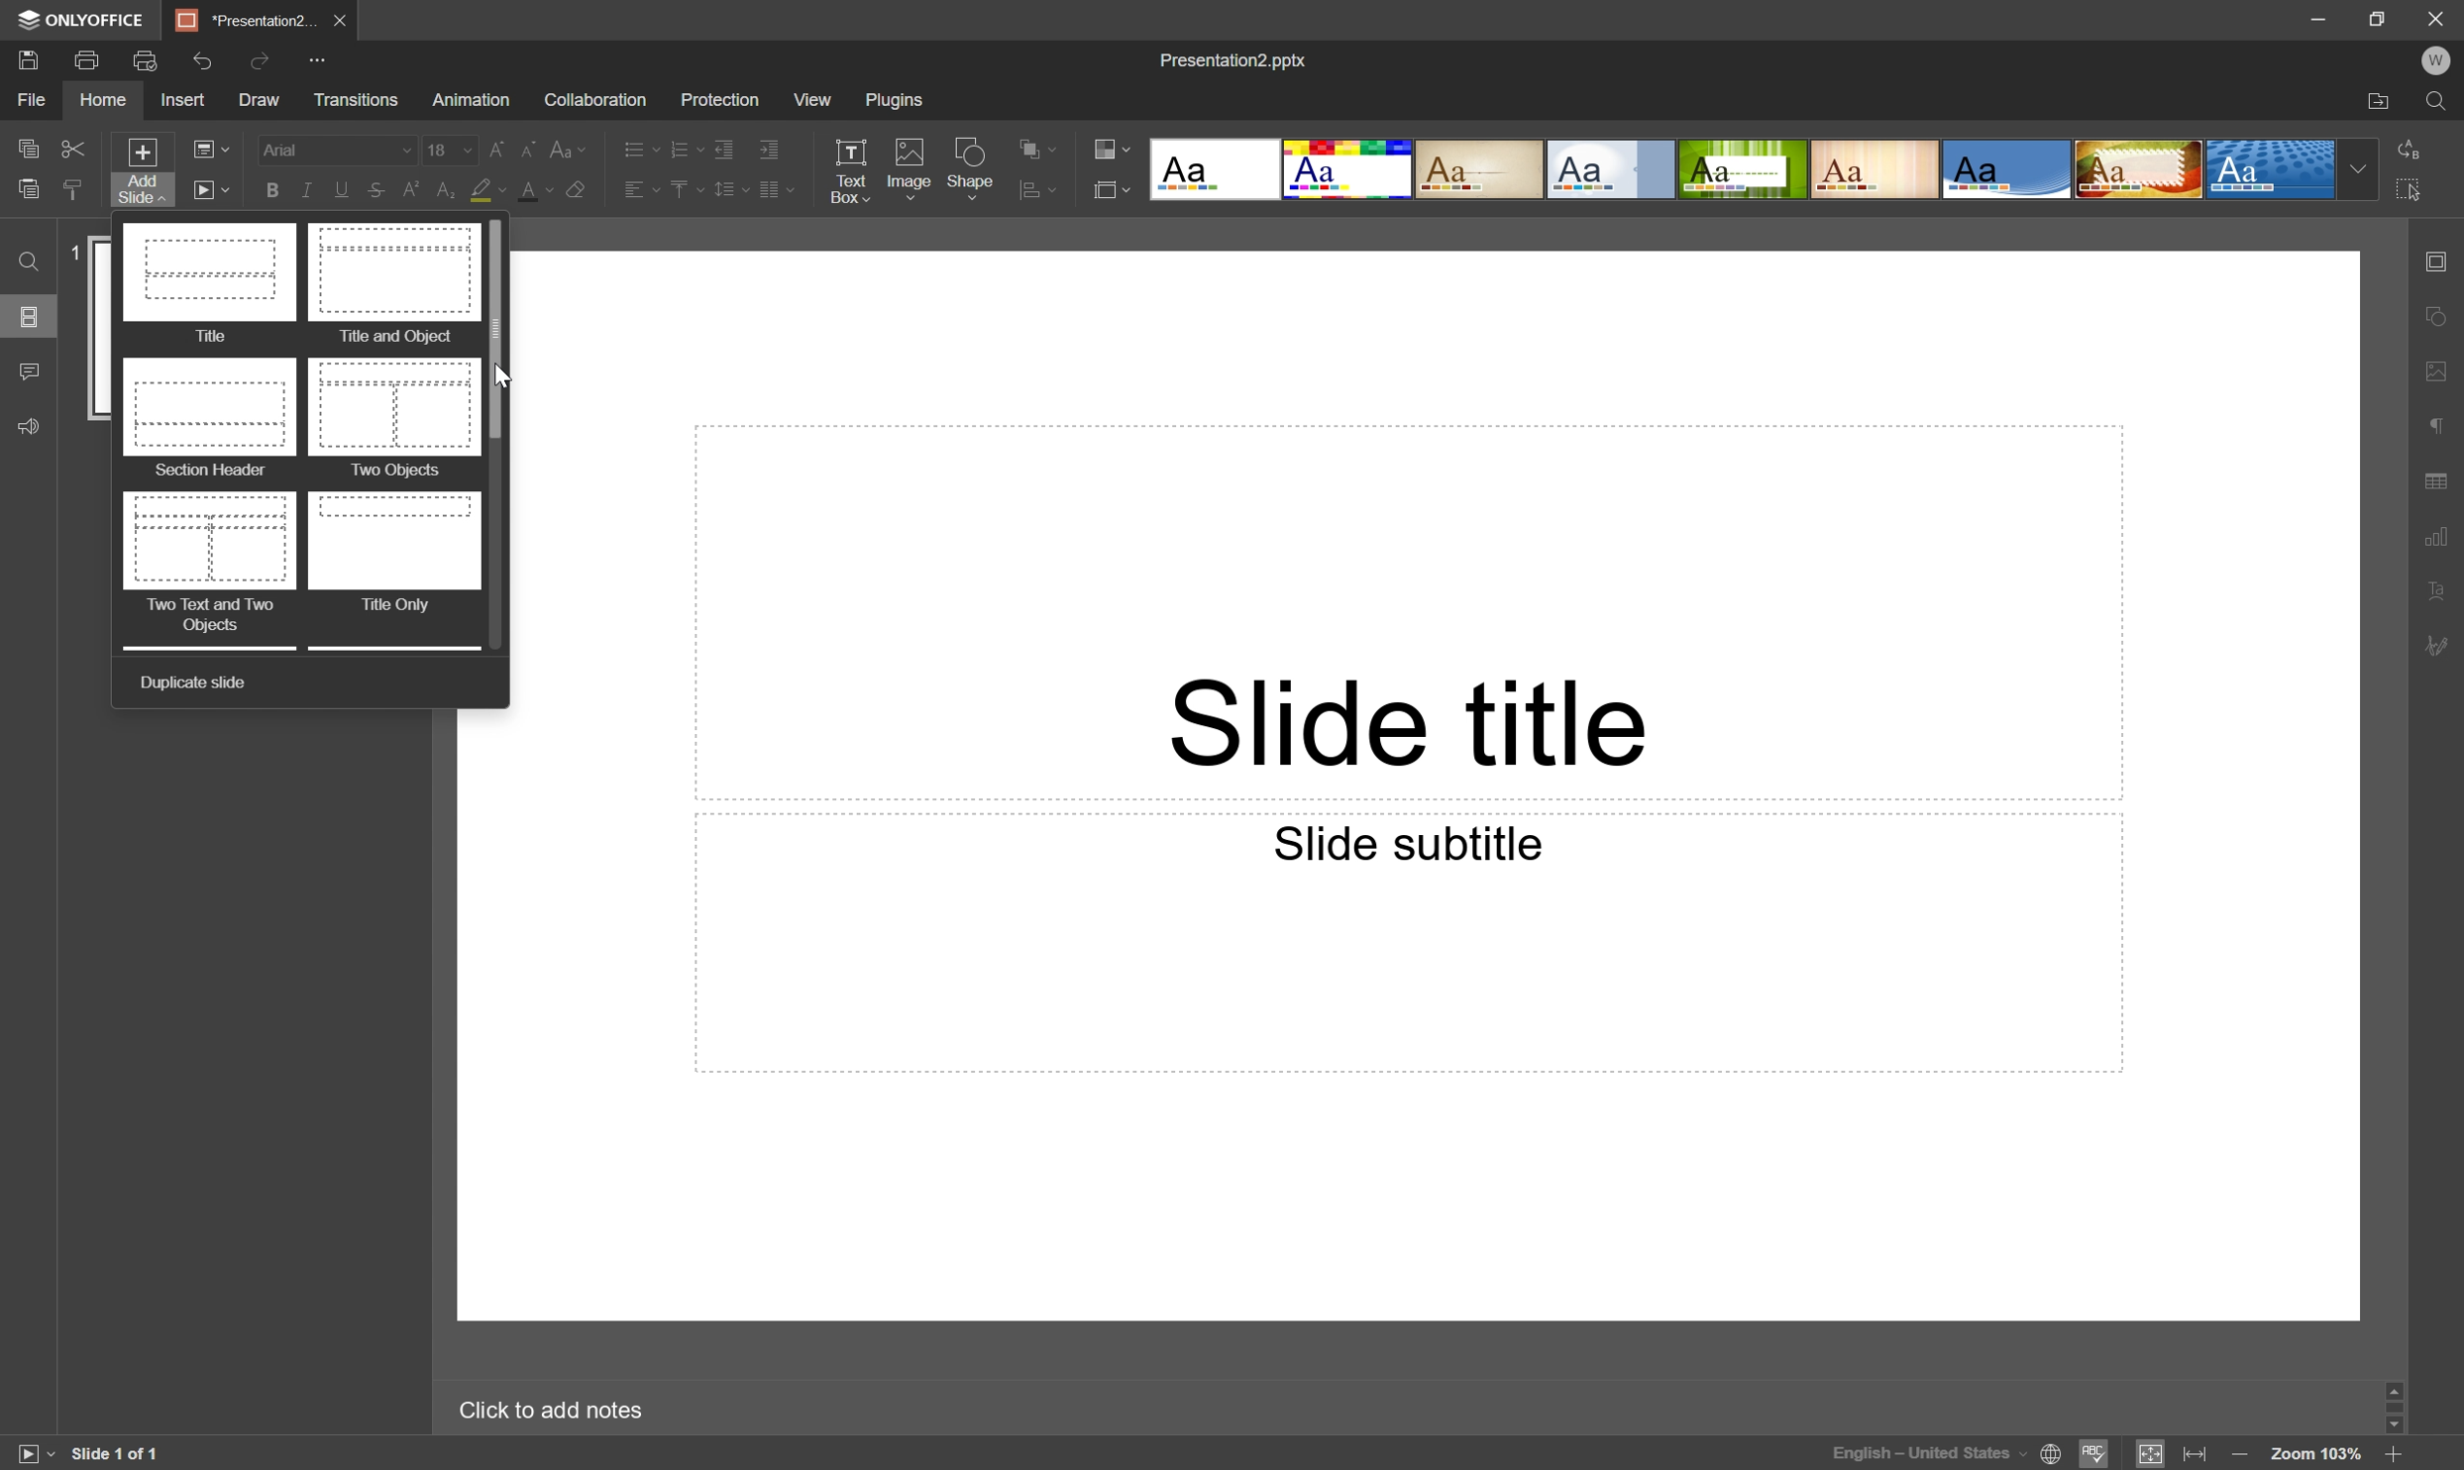  Describe the element at coordinates (1744, 168) in the screenshot. I see `Type of slides` at that location.